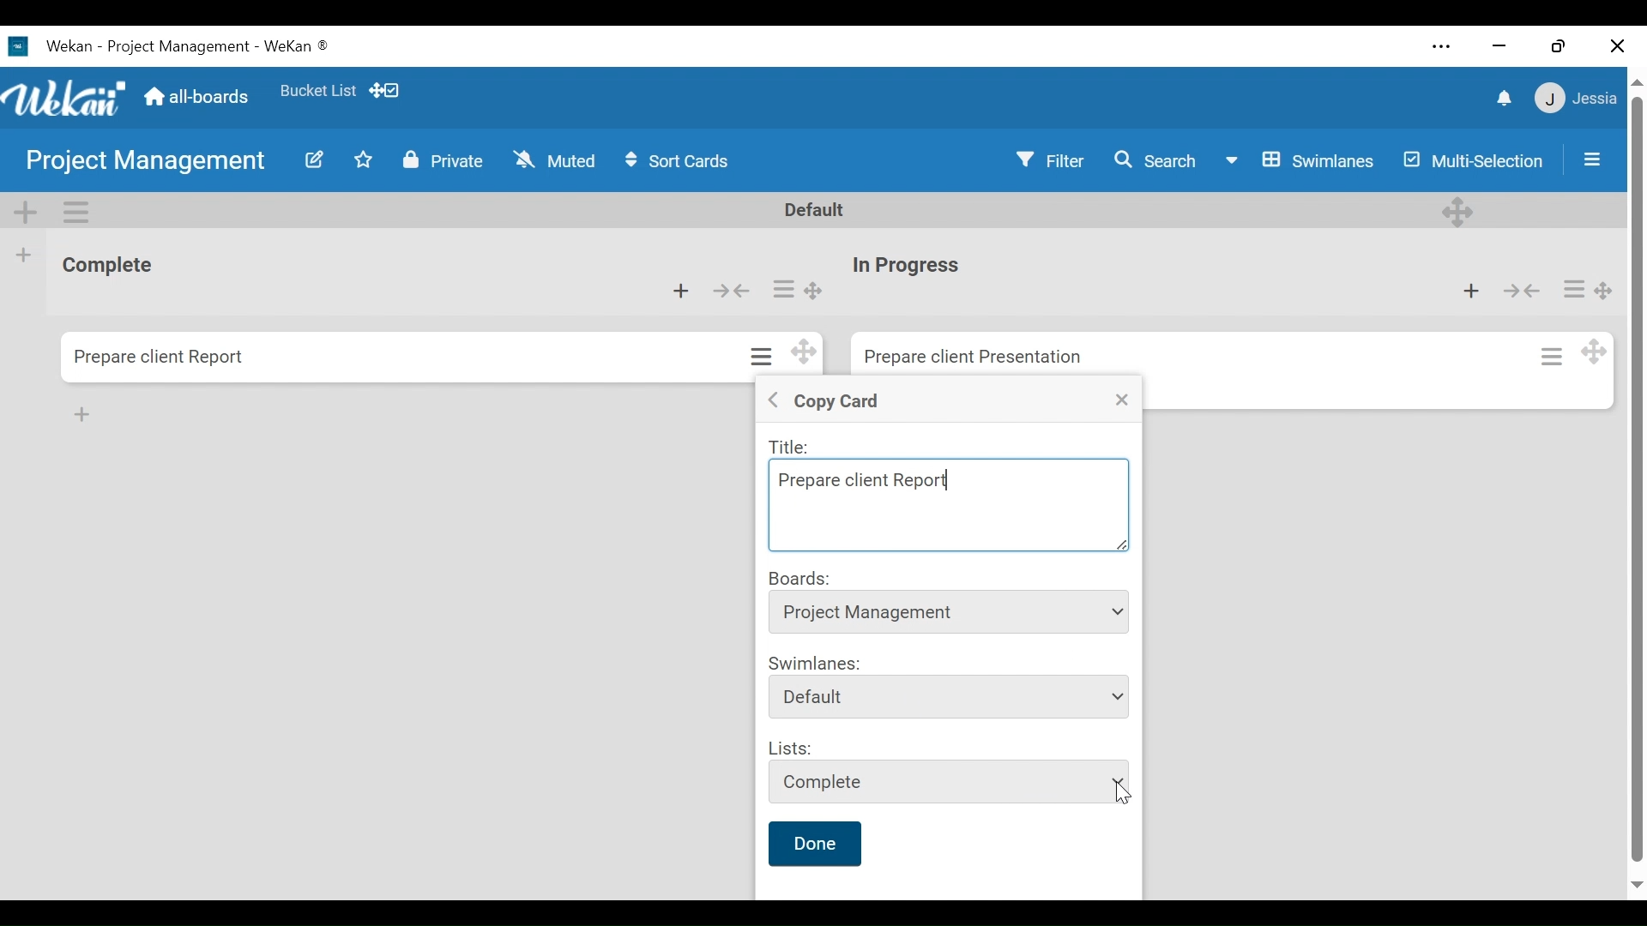  Describe the element at coordinates (771, 399) in the screenshot. I see `Back` at that location.